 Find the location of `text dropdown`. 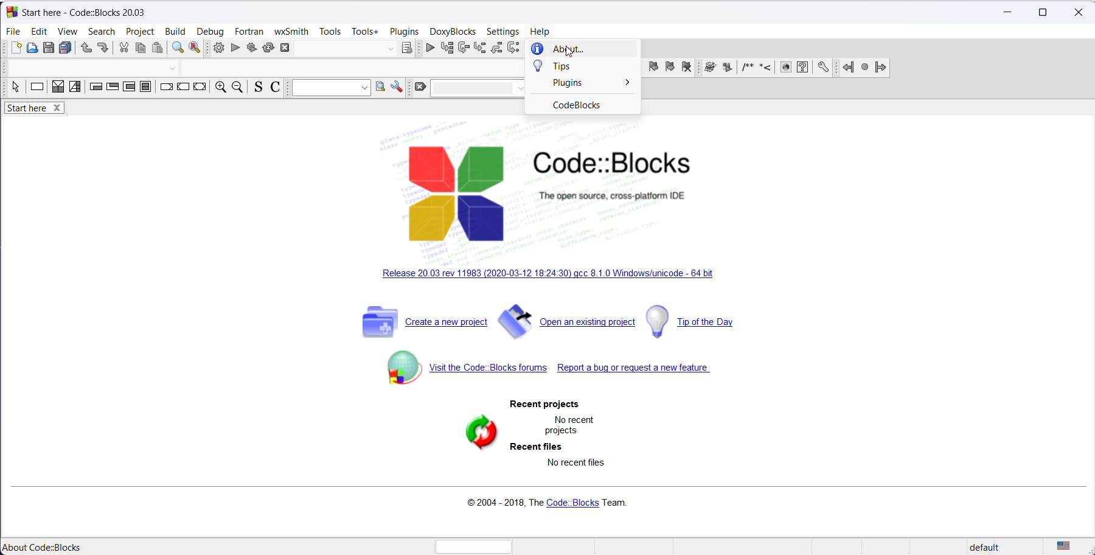

text dropdown is located at coordinates (479, 89).